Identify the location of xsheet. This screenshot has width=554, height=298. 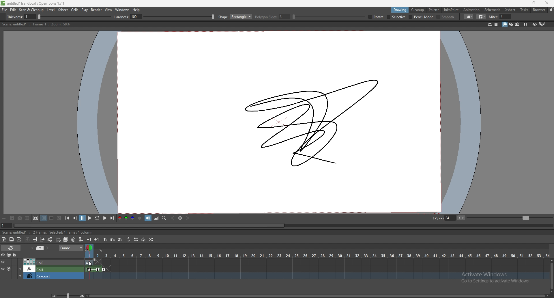
(510, 10).